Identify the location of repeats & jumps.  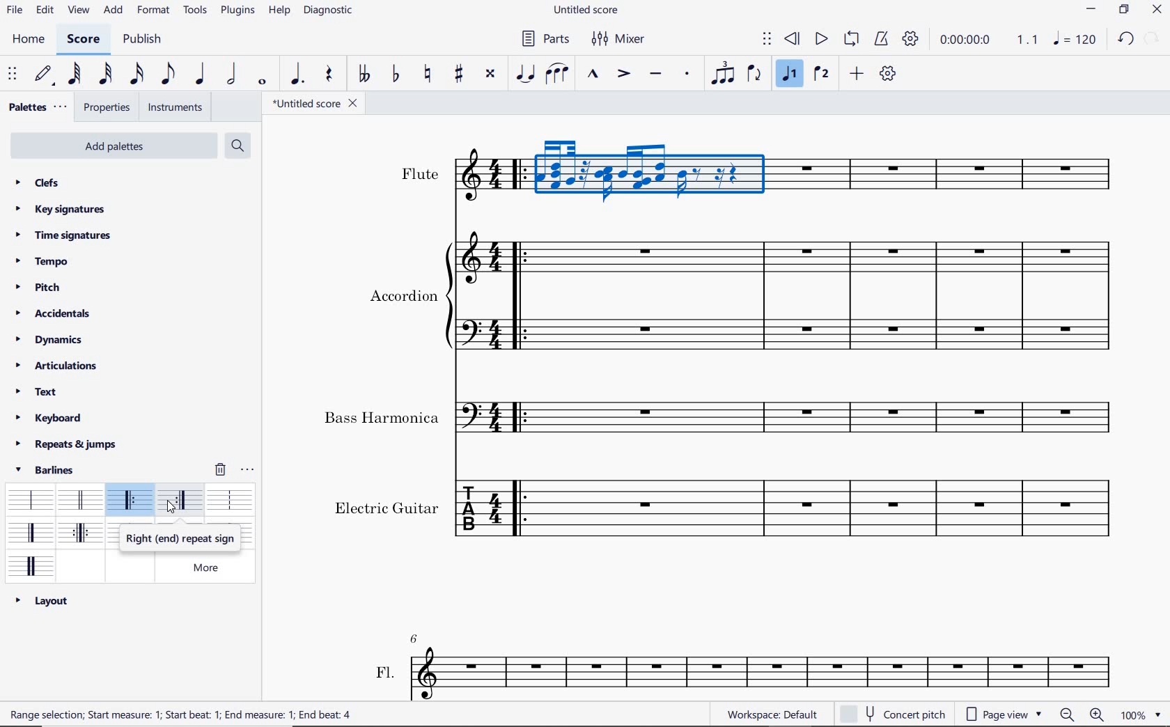
(66, 444).